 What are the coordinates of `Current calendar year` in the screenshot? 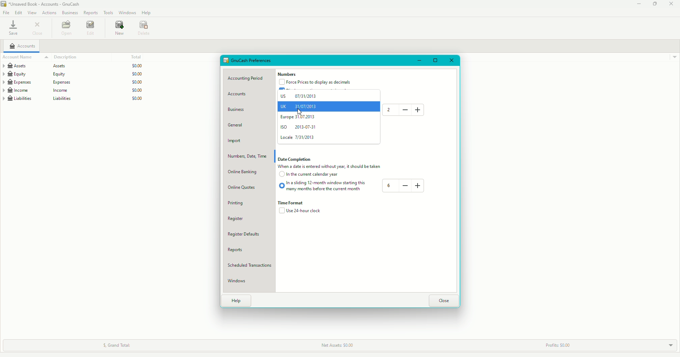 It's located at (310, 176).